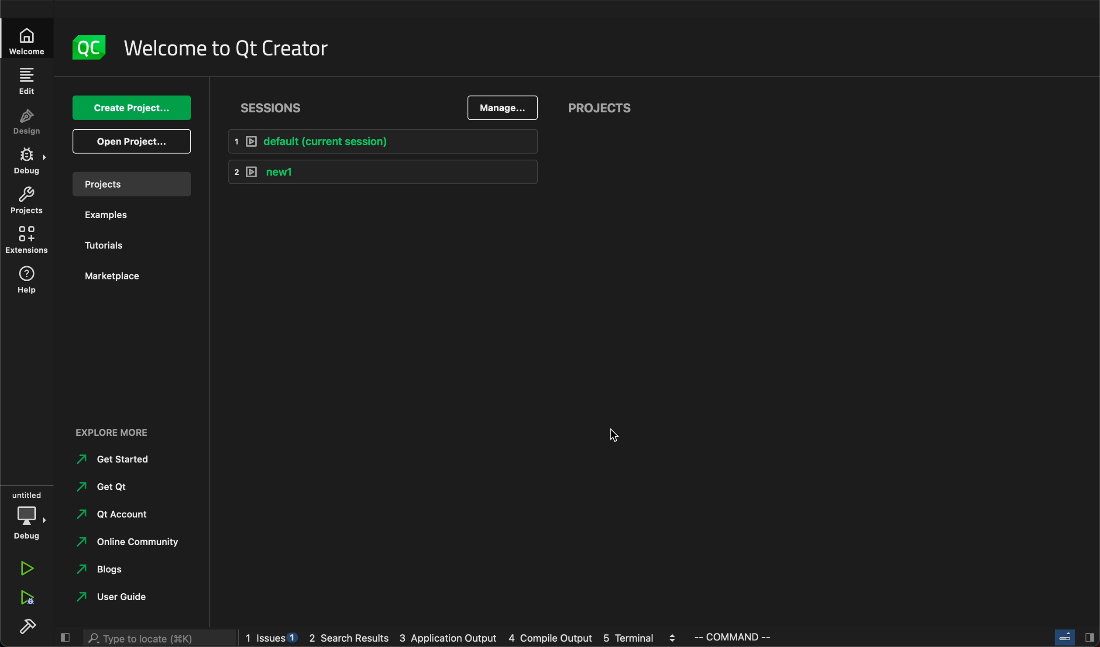 This screenshot has height=647, width=1100. I want to click on get, so click(113, 486).